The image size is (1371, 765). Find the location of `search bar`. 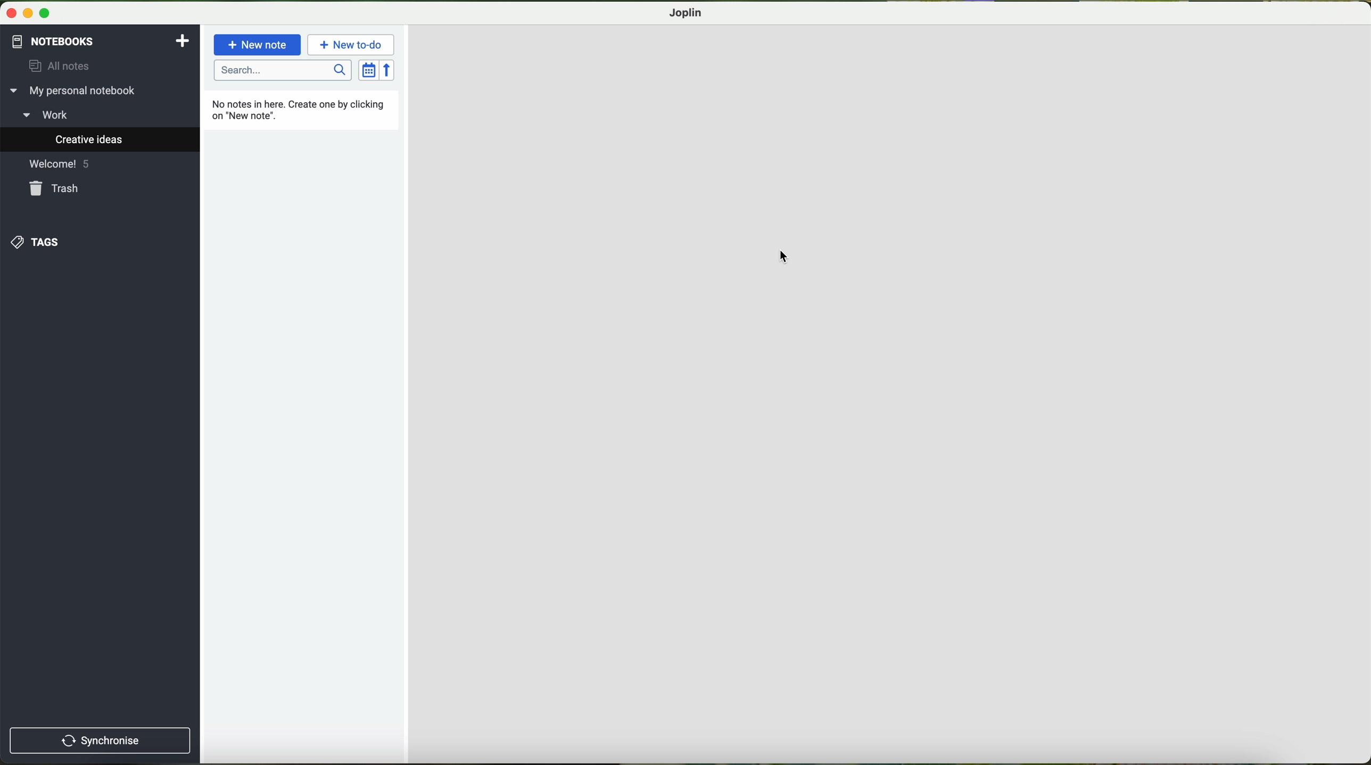

search bar is located at coordinates (284, 71).